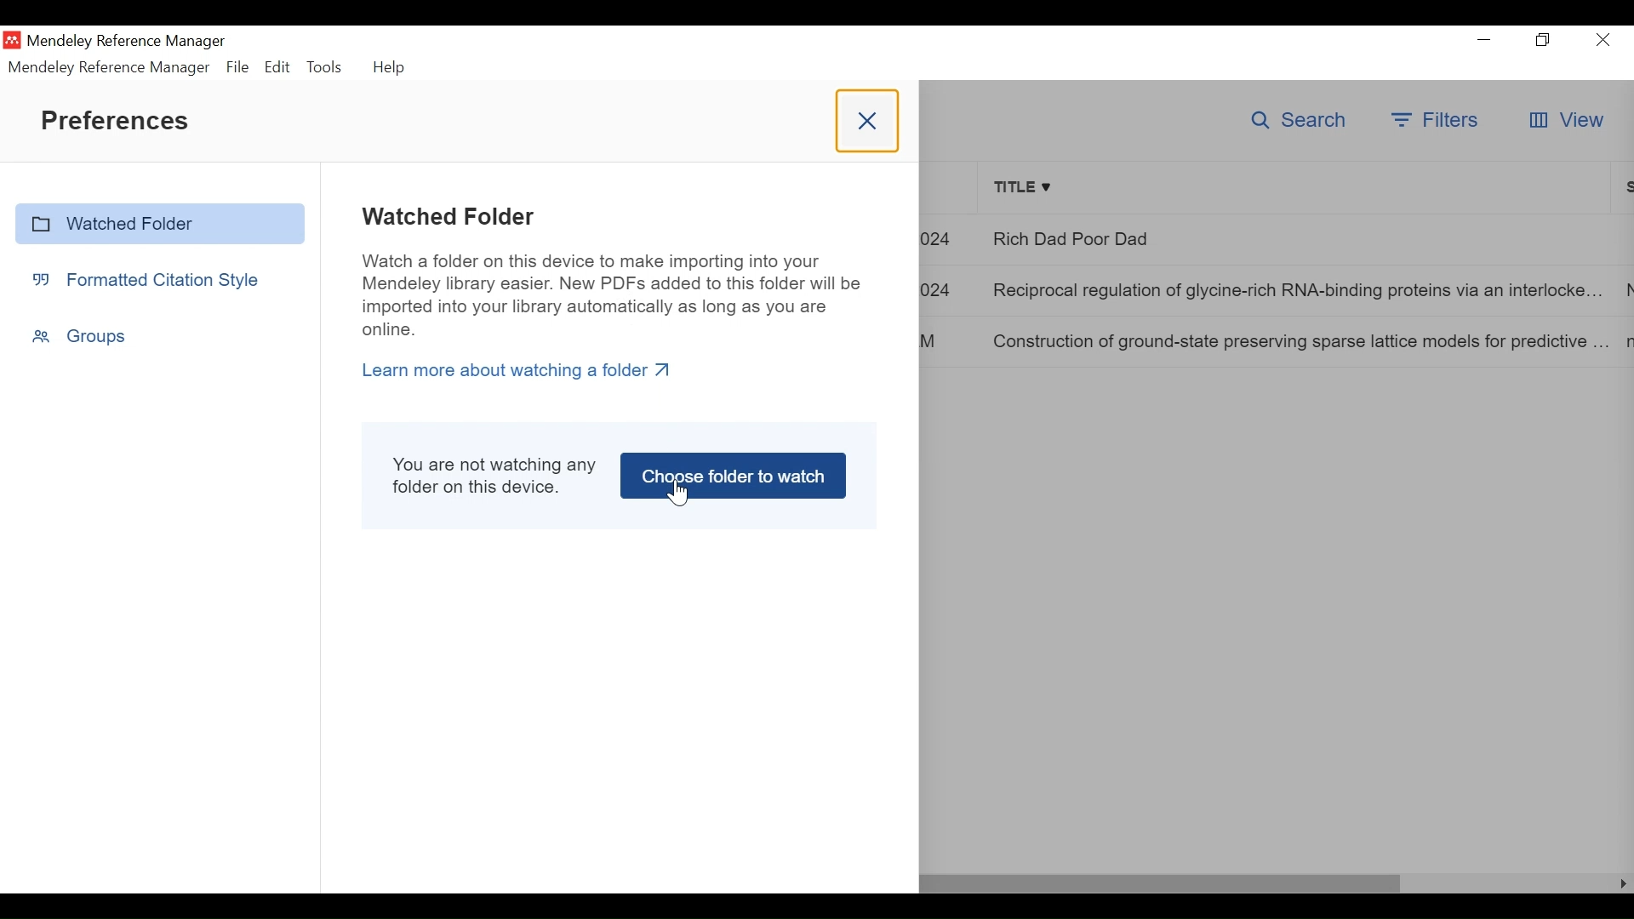  What do you see at coordinates (1161, 883) in the screenshot?
I see `Horizontal Scroll bar` at bounding box center [1161, 883].